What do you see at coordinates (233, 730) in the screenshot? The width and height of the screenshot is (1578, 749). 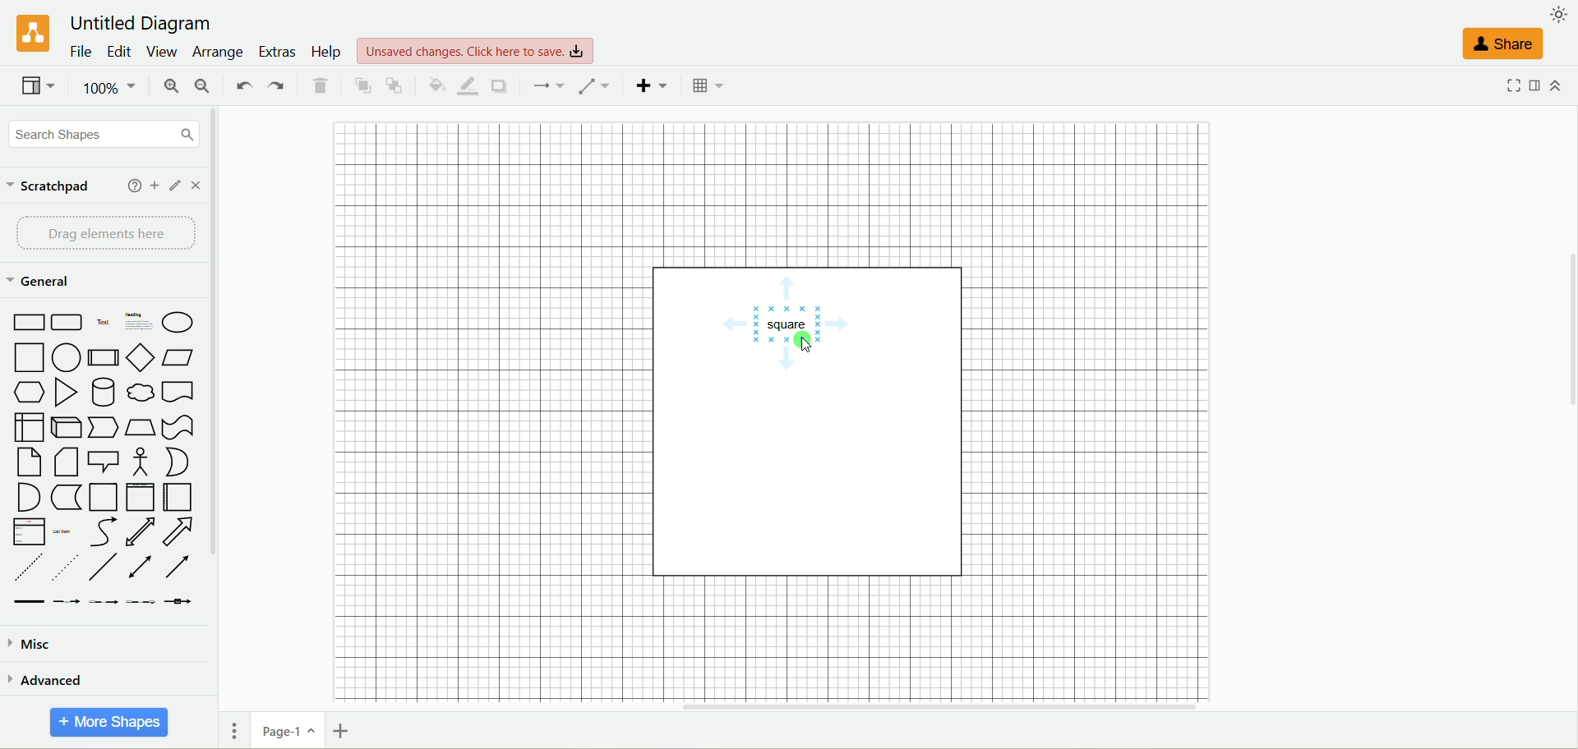 I see `pages` at bounding box center [233, 730].